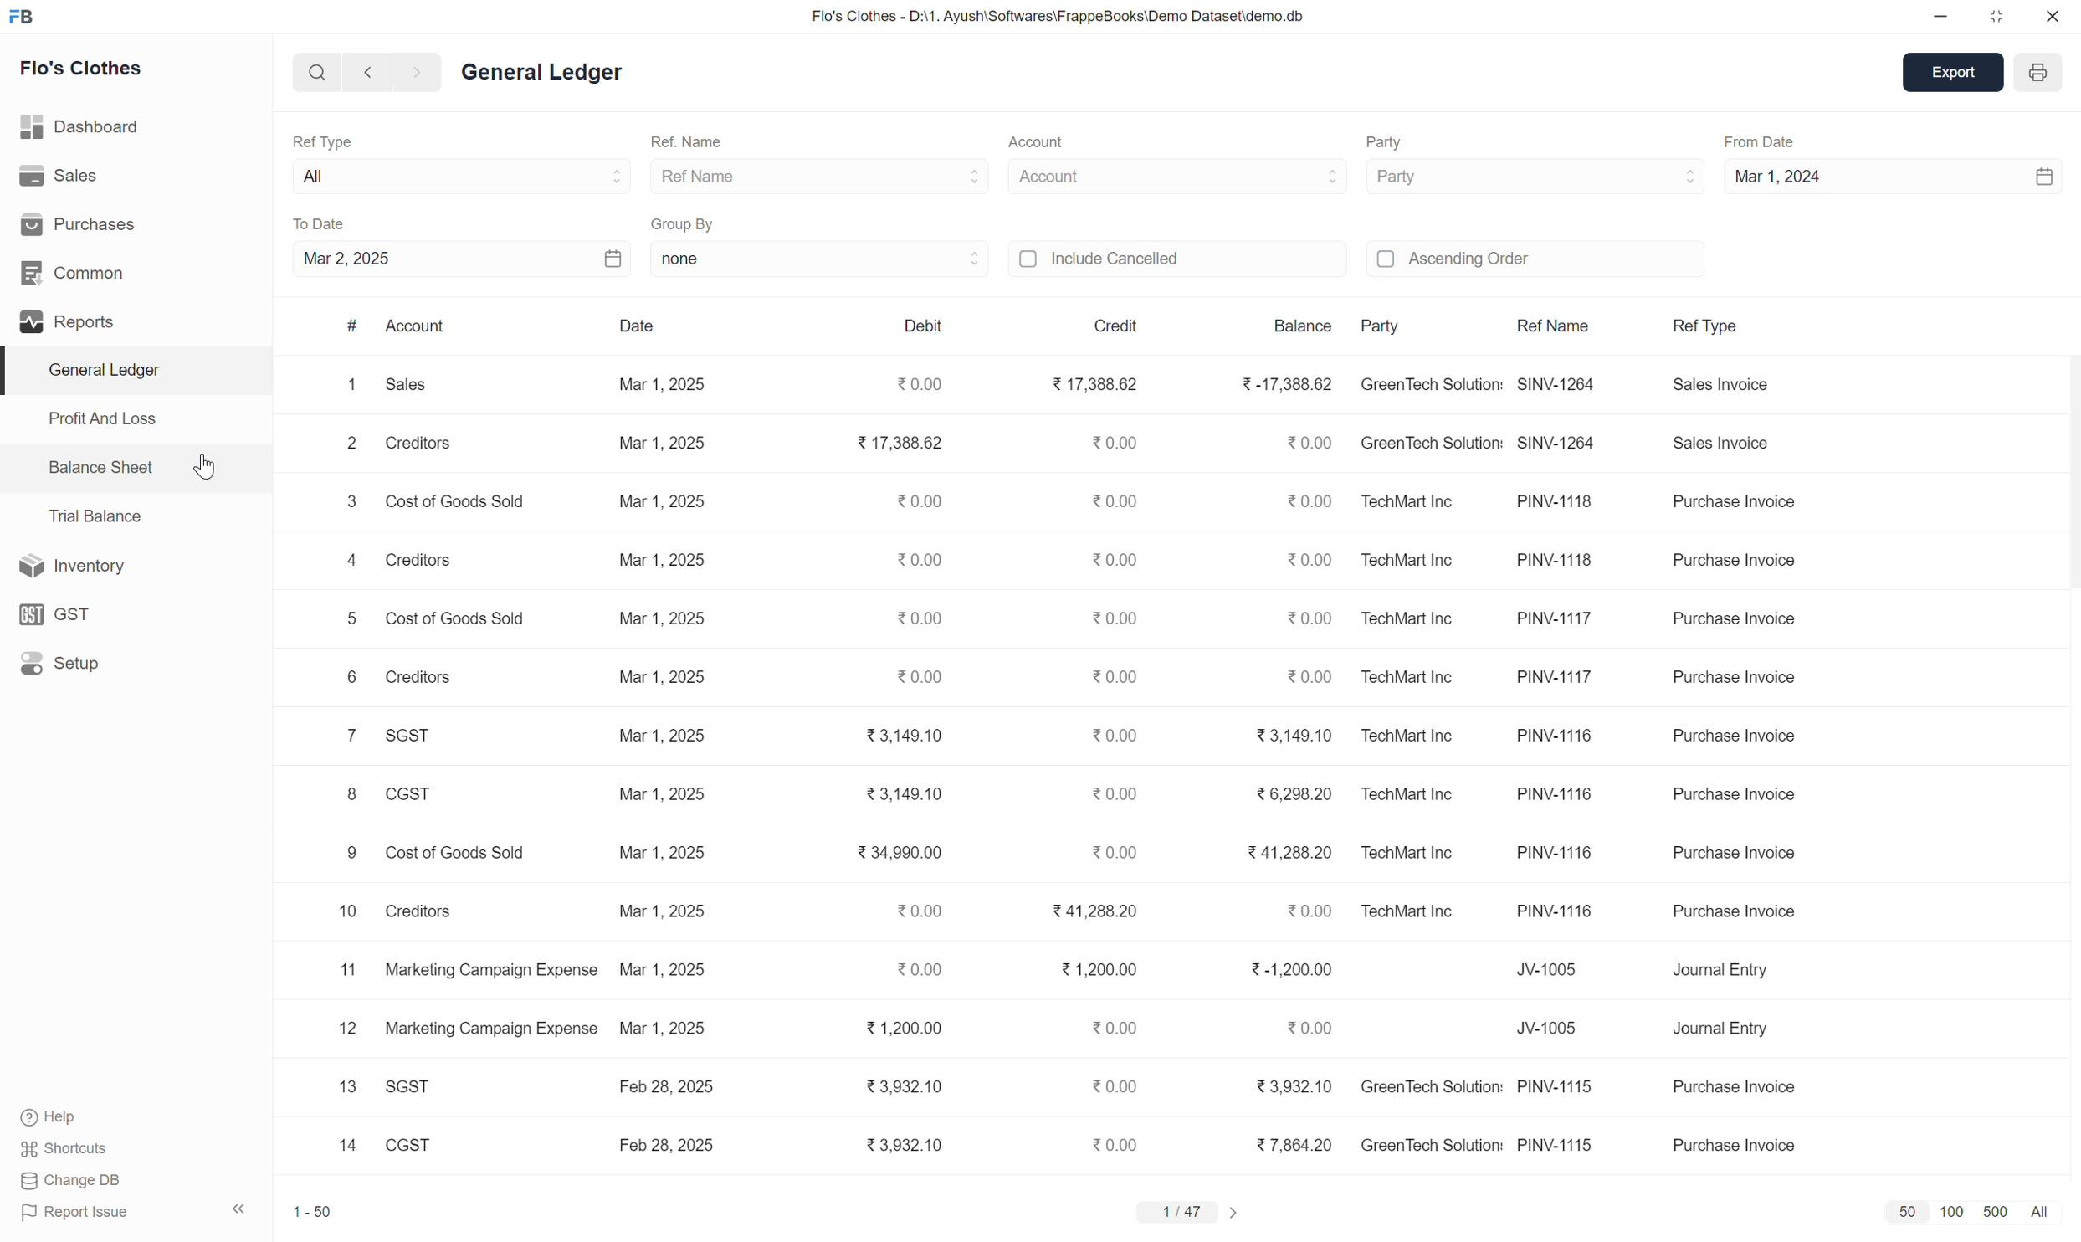  Describe the element at coordinates (910, 500) in the screenshot. I see `20.00` at that location.